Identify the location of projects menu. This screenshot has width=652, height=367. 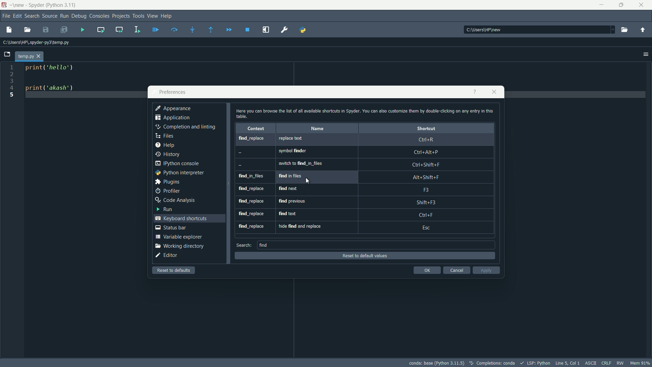
(119, 16).